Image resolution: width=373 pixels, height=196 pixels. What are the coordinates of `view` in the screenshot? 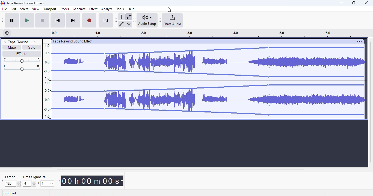 It's located at (36, 9).